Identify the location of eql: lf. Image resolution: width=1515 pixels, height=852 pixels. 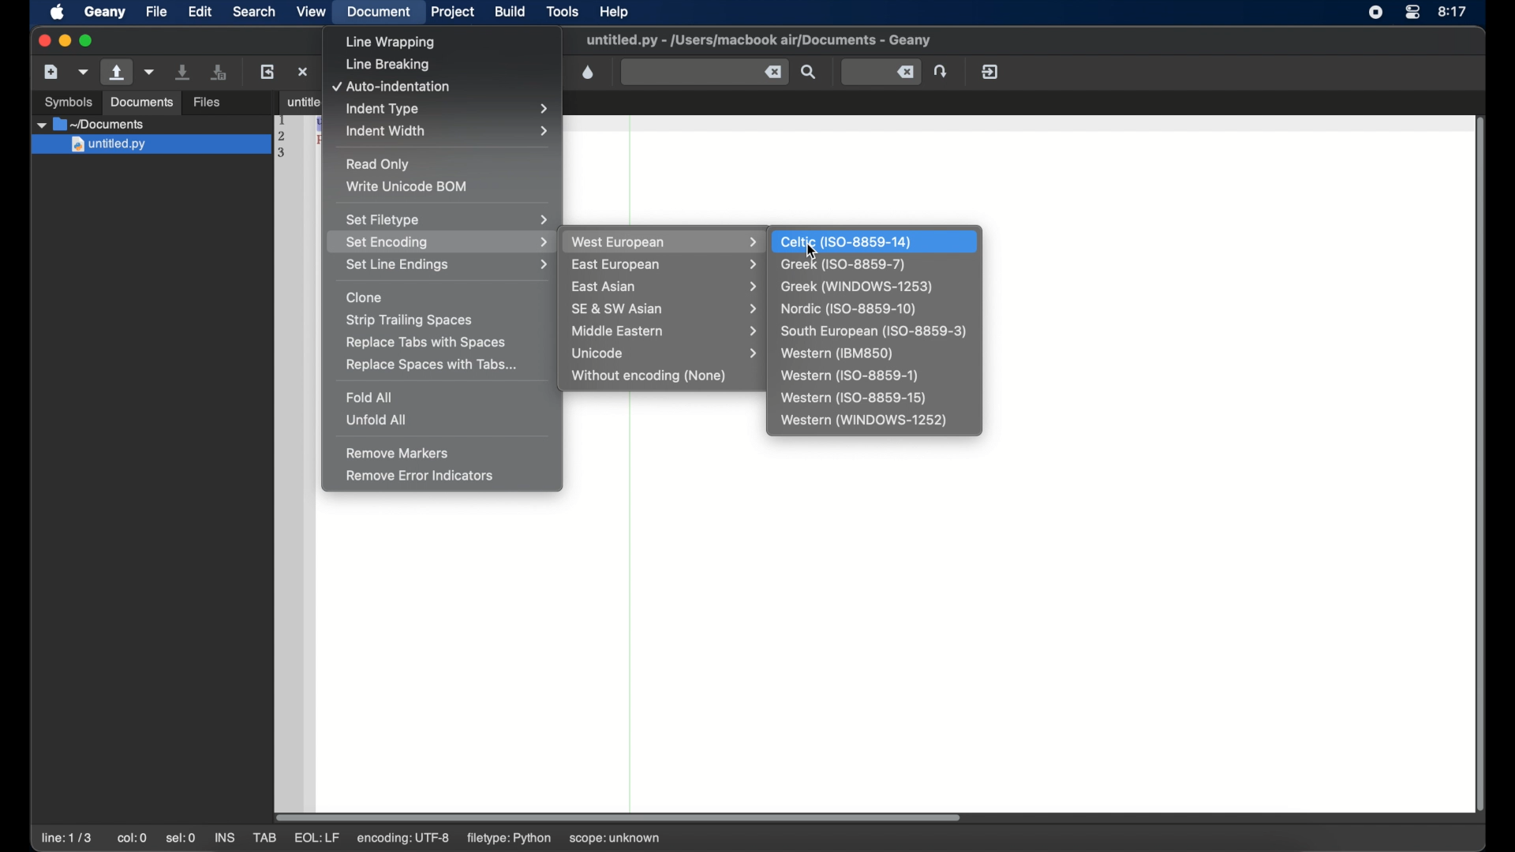
(404, 838).